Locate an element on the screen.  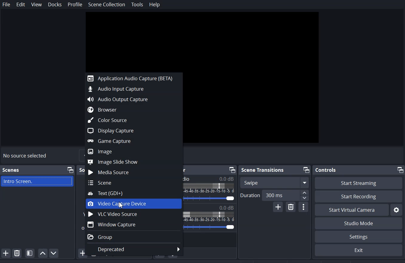
Group is located at coordinates (131, 237).